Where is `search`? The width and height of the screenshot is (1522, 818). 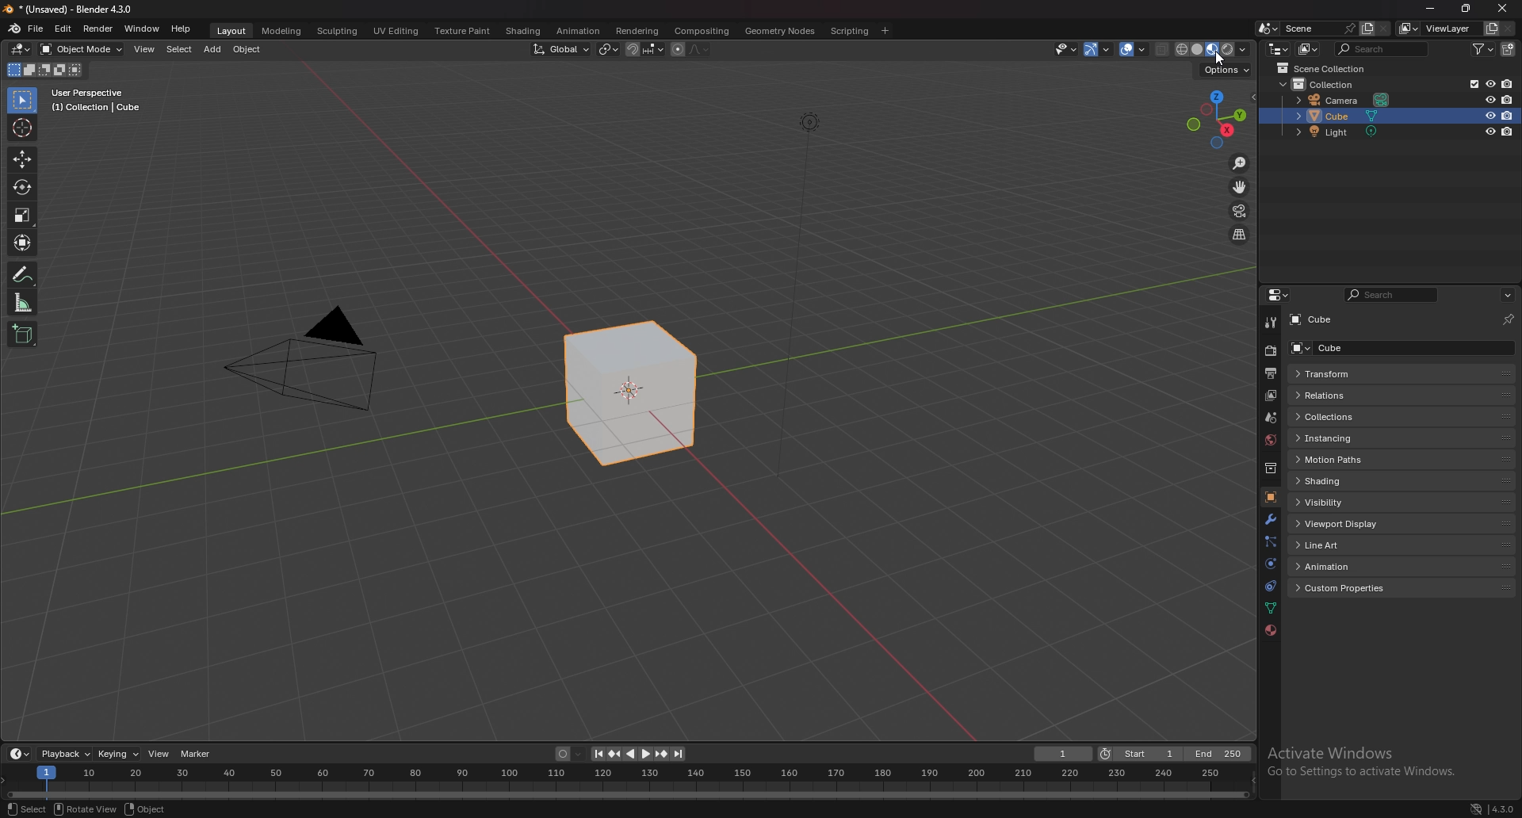
search is located at coordinates (1393, 295).